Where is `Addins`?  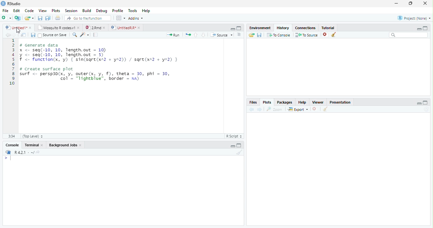
Addins is located at coordinates (136, 18).